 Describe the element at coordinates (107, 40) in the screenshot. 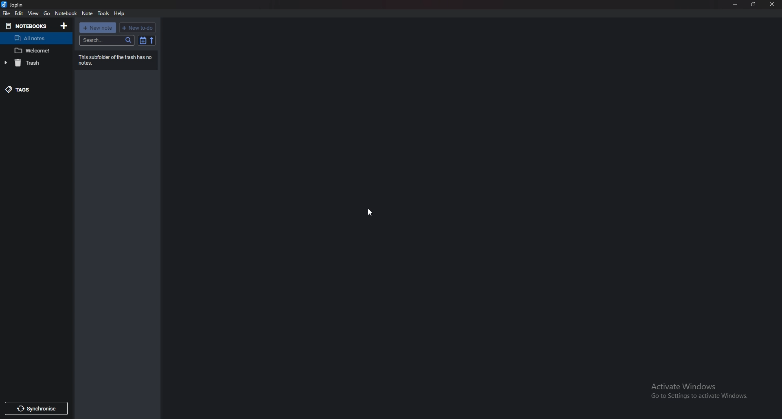

I see `search` at that location.